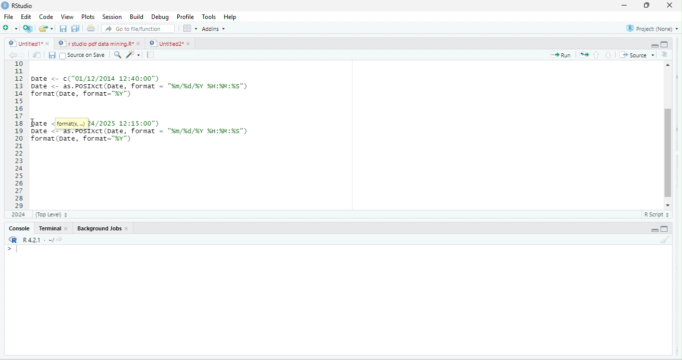 This screenshot has width=682, height=360. What do you see at coordinates (208, 17) in the screenshot?
I see `Tools` at bounding box center [208, 17].